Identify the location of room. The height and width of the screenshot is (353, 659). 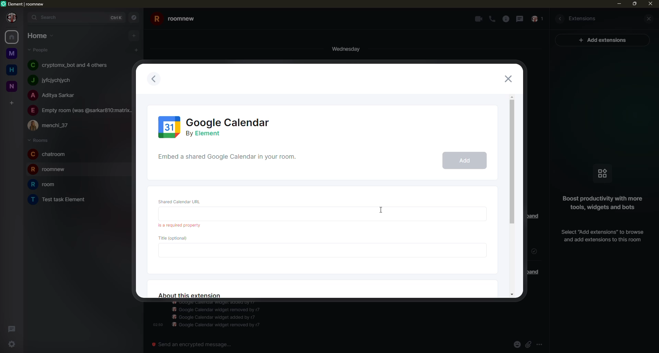
(174, 20).